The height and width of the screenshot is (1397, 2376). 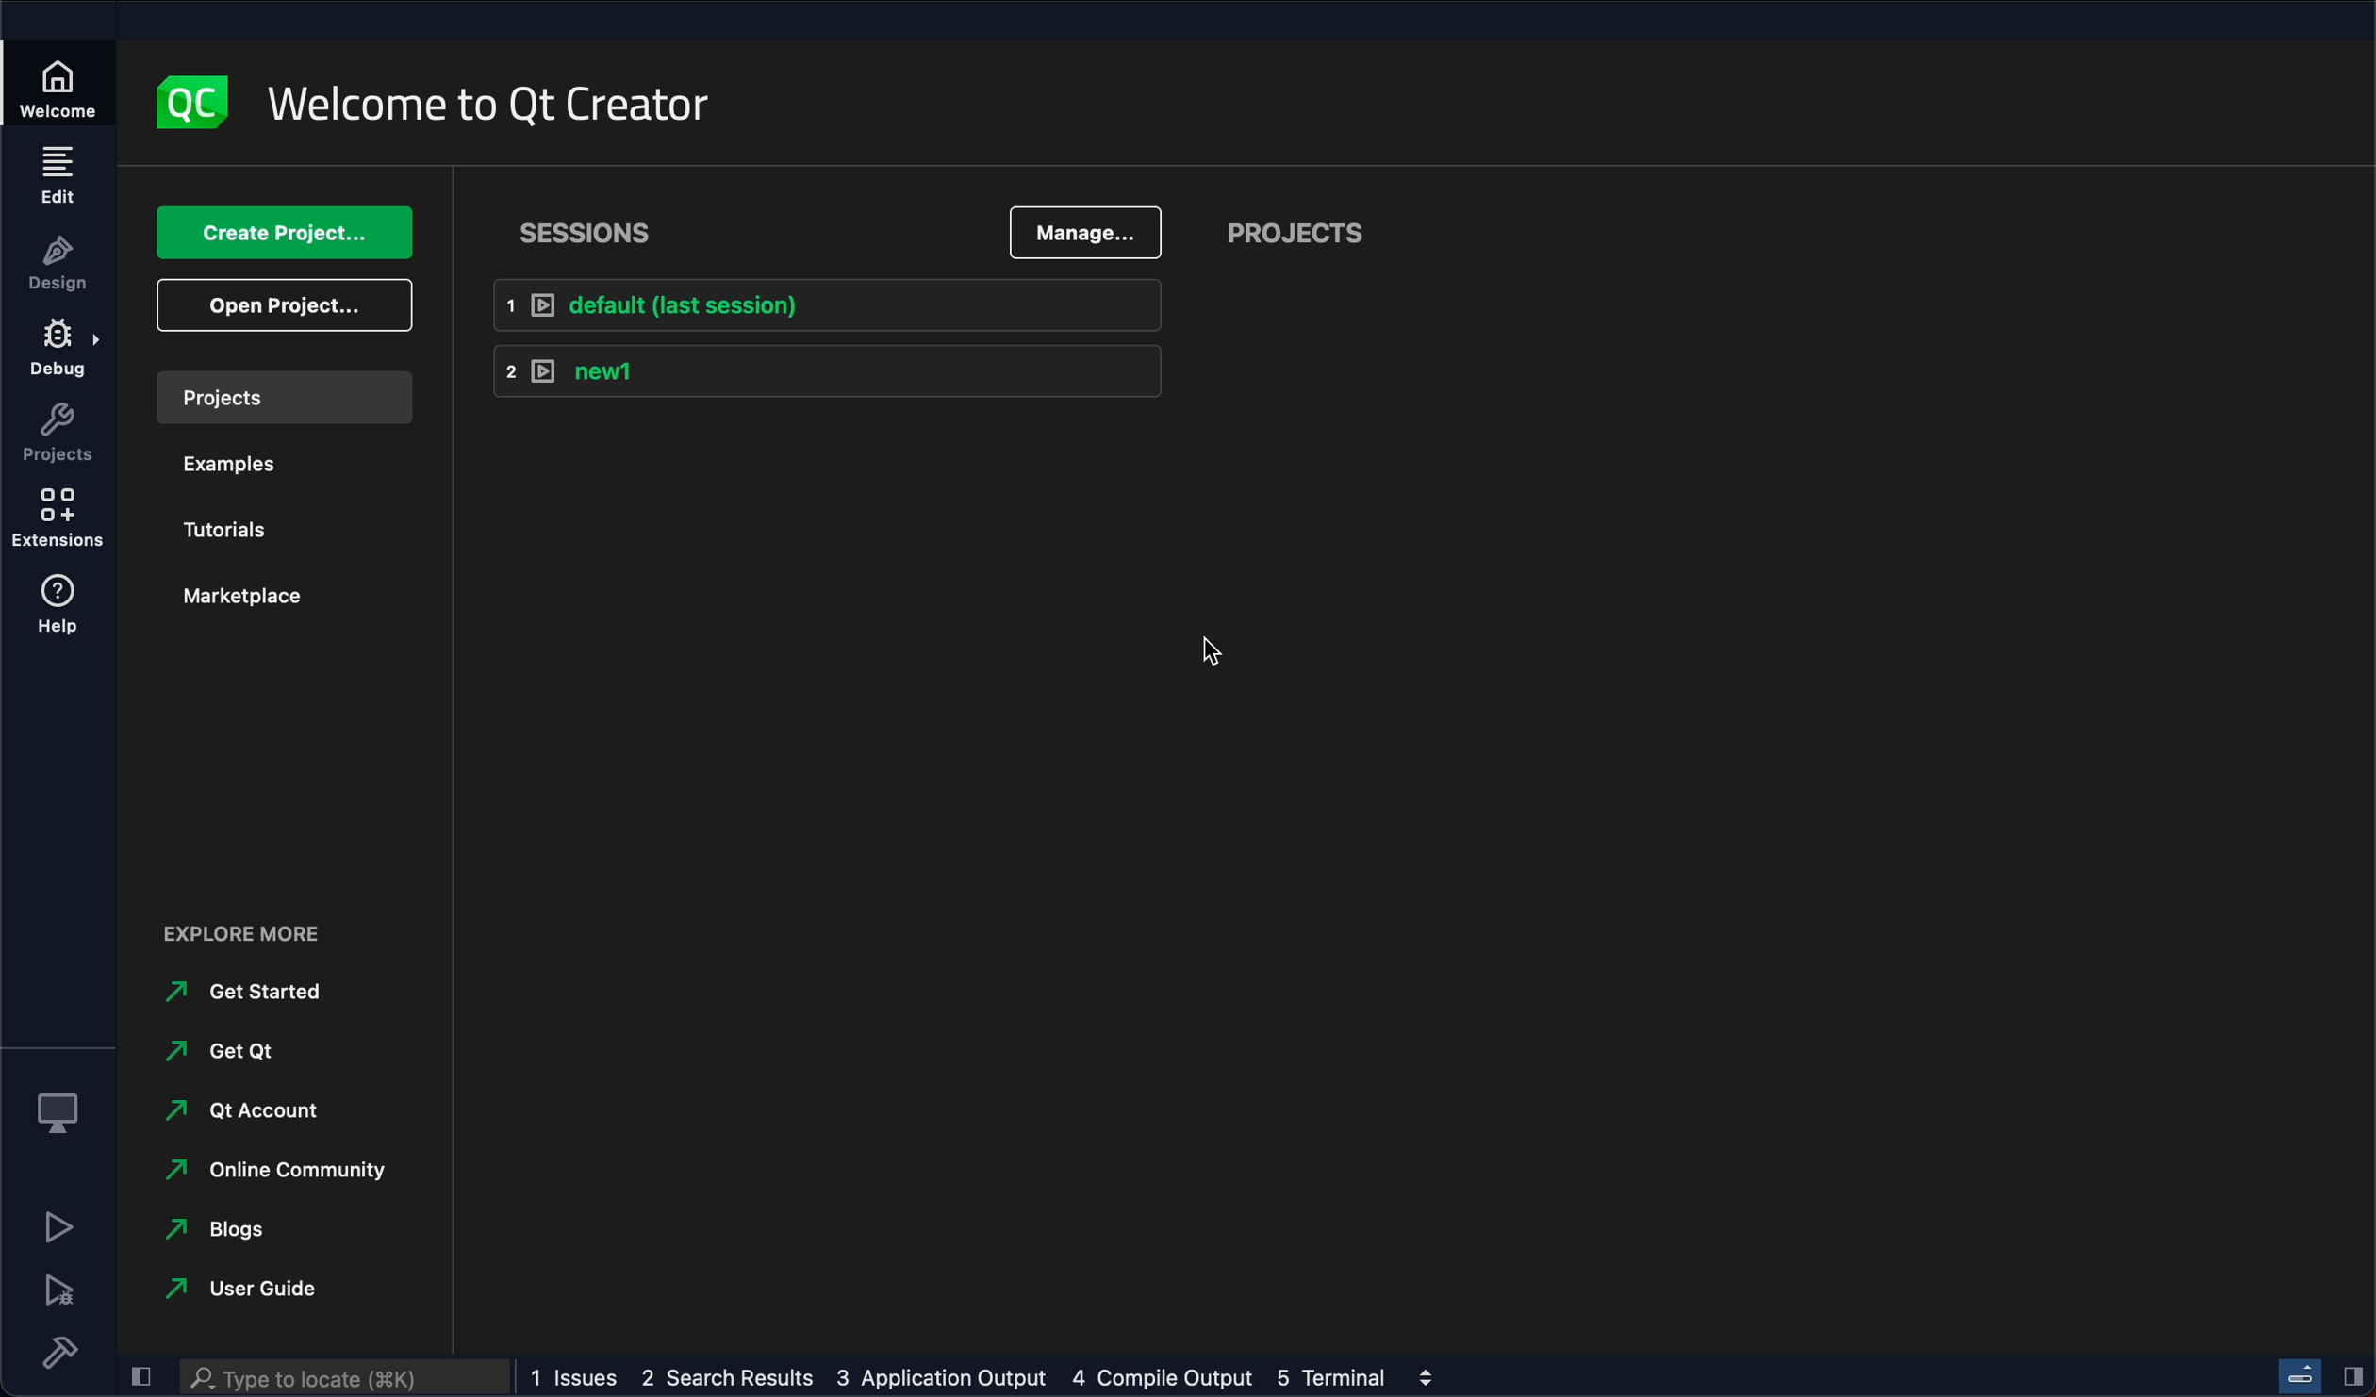 What do you see at coordinates (139, 1380) in the screenshot?
I see `close slidebar` at bounding box center [139, 1380].